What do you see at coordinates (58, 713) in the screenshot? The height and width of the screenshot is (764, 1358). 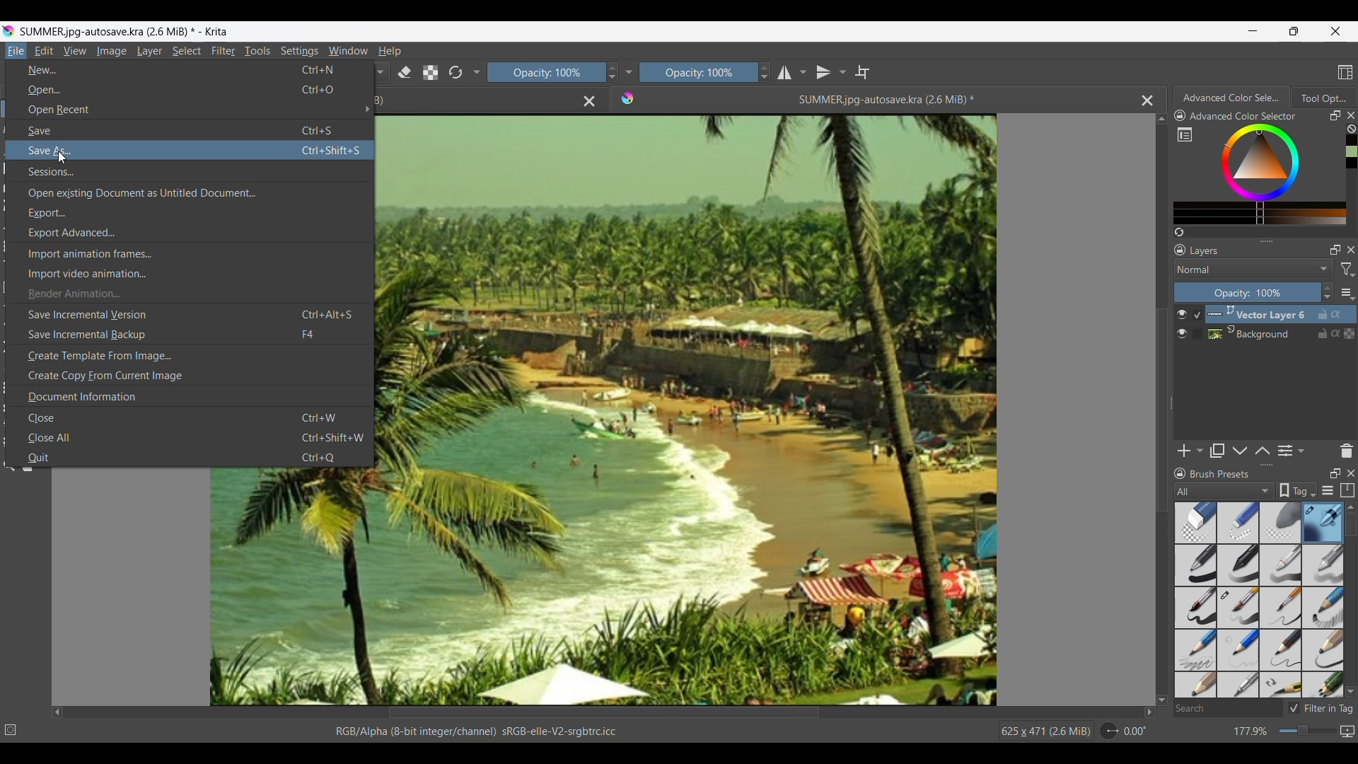 I see `Quick slide to left` at bounding box center [58, 713].